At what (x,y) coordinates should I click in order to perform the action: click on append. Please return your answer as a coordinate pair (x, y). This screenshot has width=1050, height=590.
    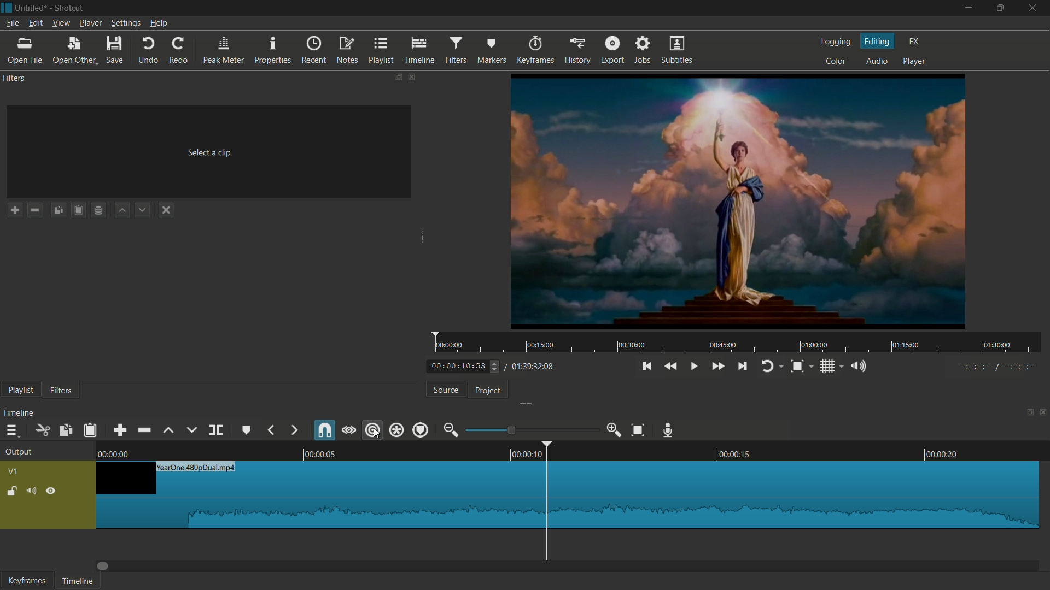
    Looking at the image, I should click on (120, 430).